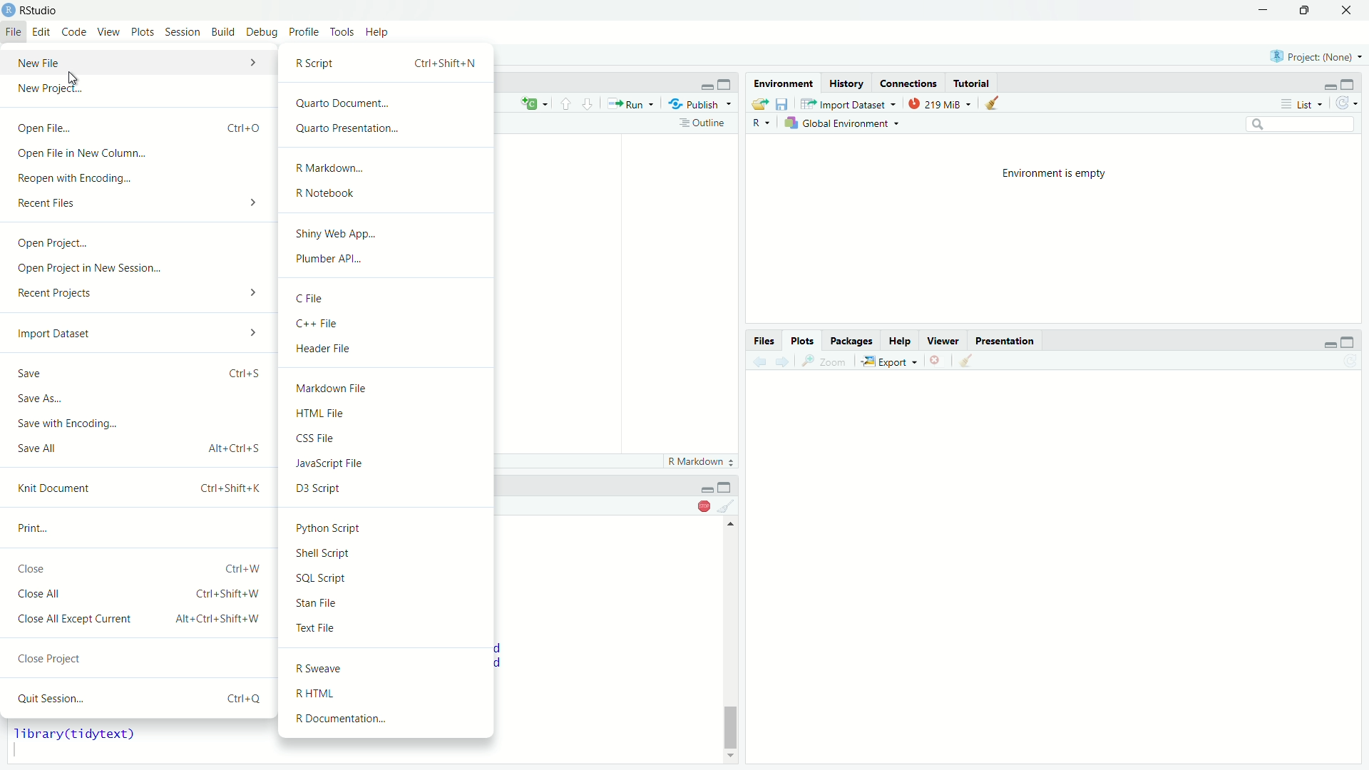  Describe the element at coordinates (141, 592) in the screenshot. I see `Close All` at that location.